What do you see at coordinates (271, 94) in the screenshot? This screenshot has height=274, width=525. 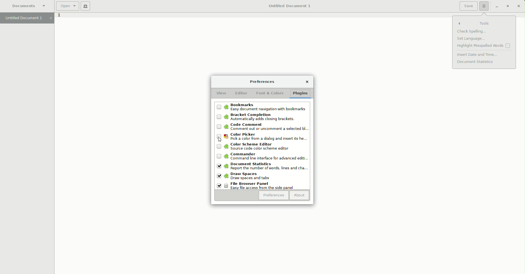 I see `Font and Colors` at bounding box center [271, 94].